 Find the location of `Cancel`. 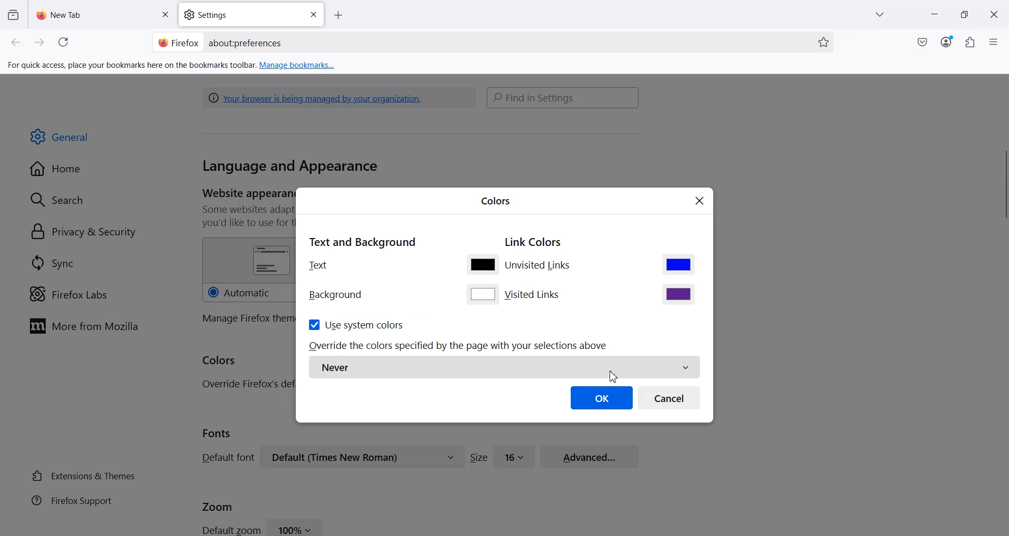

Cancel is located at coordinates (670, 397).